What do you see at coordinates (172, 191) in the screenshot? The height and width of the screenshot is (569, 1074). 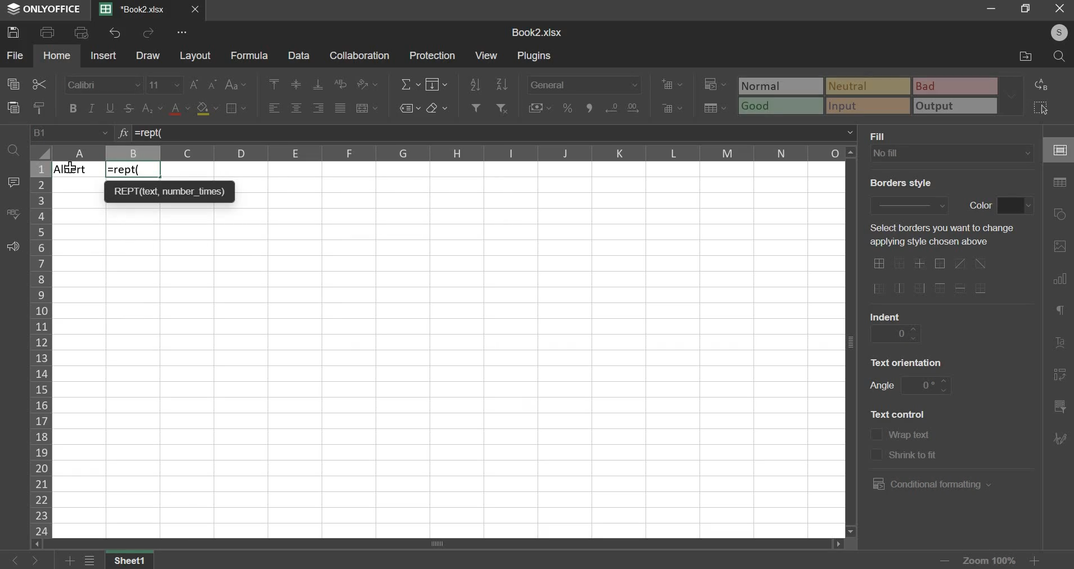 I see `REPT(text, number _times)` at bounding box center [172, 191].